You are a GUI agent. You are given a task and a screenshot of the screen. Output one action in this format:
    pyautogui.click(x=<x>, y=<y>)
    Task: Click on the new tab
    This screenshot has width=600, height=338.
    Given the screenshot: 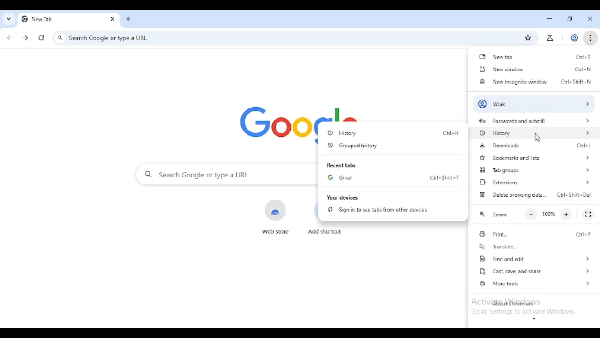 What is the action you would take?
    pyautogui.click(x=59, y=19)
    